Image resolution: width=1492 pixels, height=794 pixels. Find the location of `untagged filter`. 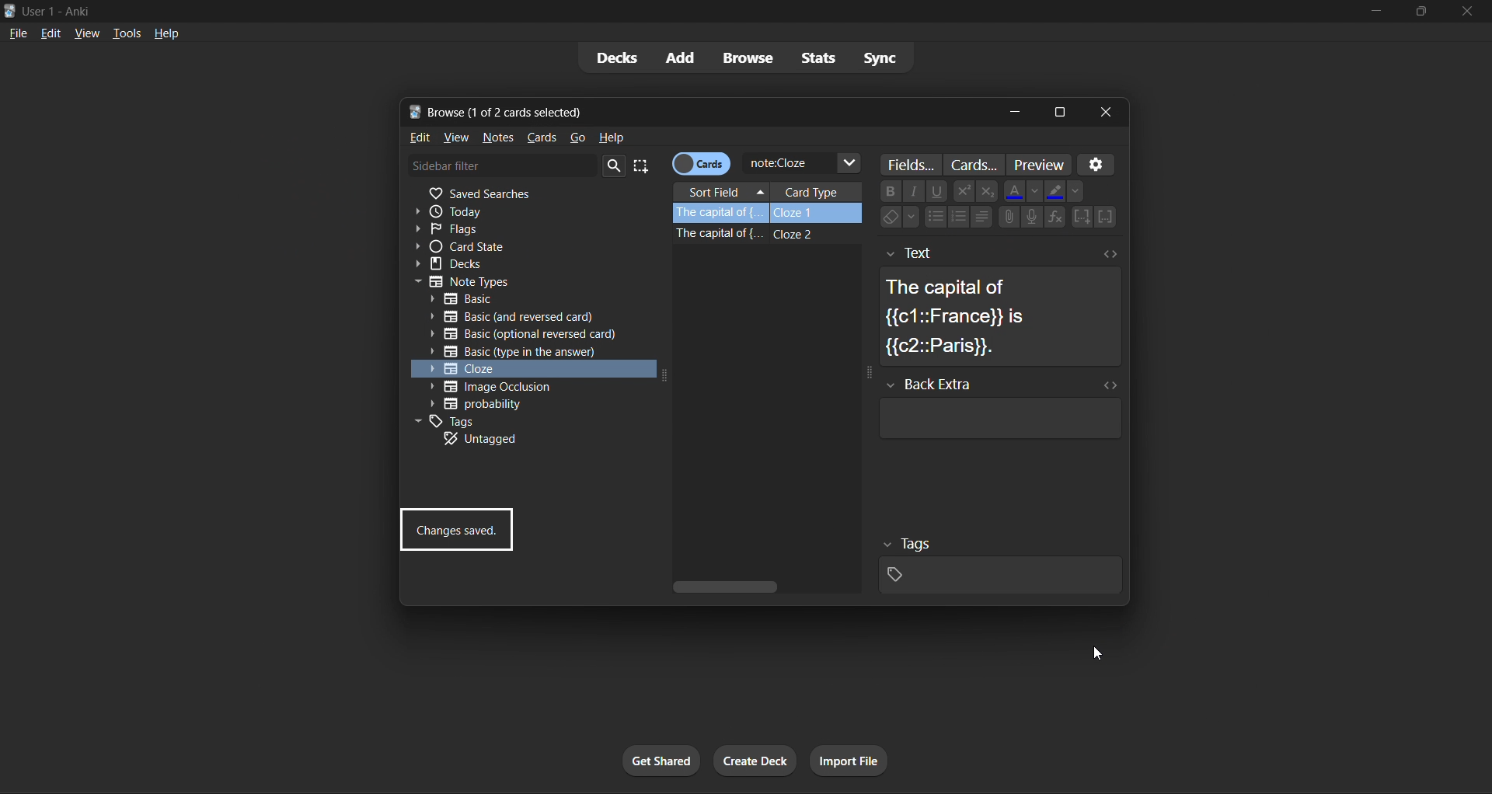

untagged filter is located at coordinates (521, 438).